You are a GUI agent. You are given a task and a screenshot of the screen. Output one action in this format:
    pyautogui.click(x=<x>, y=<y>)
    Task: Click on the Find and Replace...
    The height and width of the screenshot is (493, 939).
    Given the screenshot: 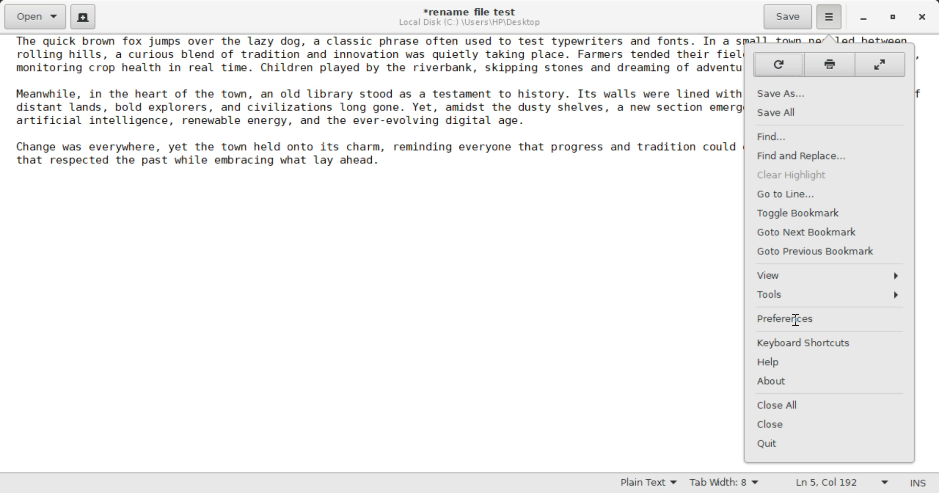 What is the action you would take?
    pyautogui.click(x=827, y=157)
    